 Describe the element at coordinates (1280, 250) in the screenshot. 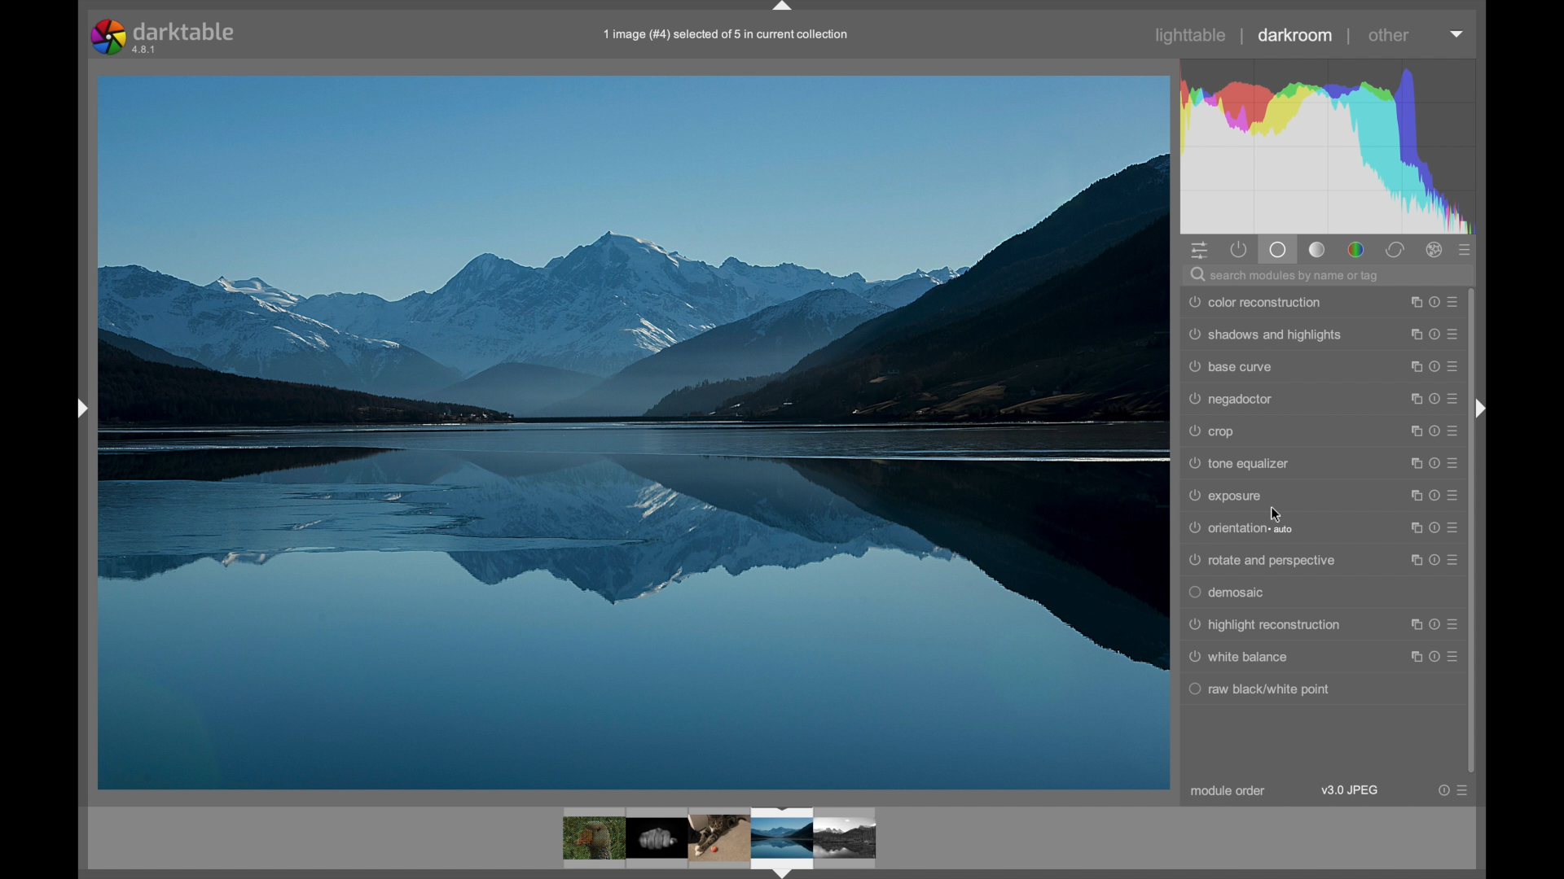

I see `base` at that location.